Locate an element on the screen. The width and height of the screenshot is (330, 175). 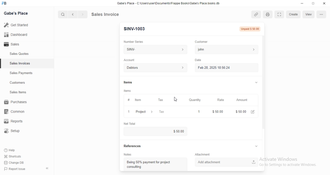
Rate is located at coordinates (220, 100).